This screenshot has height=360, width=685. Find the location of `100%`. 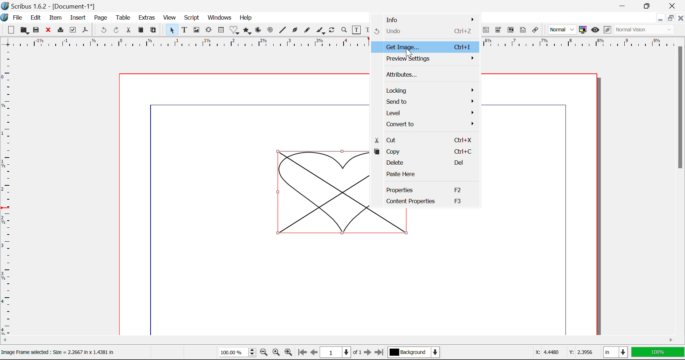

100% is located at coordinates (658, 353).